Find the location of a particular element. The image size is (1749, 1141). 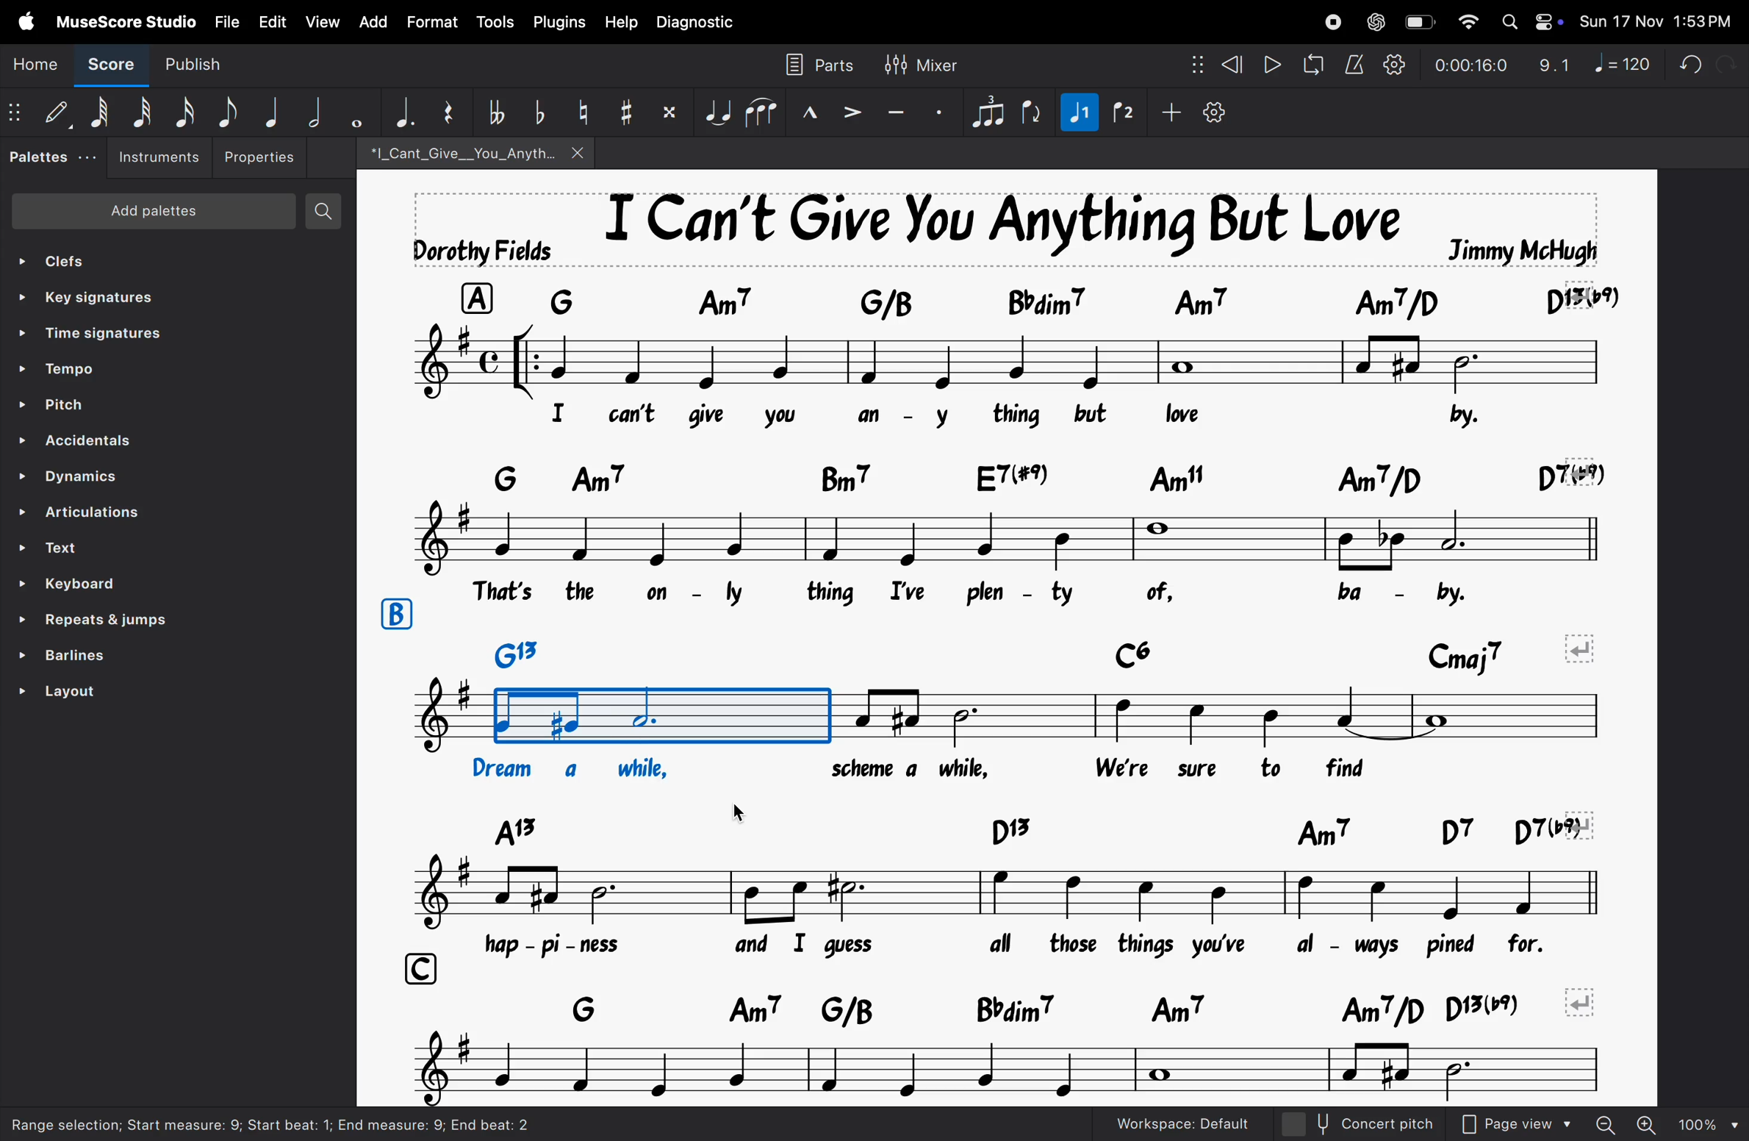

Dynamics is located at coordinates (77, 476).